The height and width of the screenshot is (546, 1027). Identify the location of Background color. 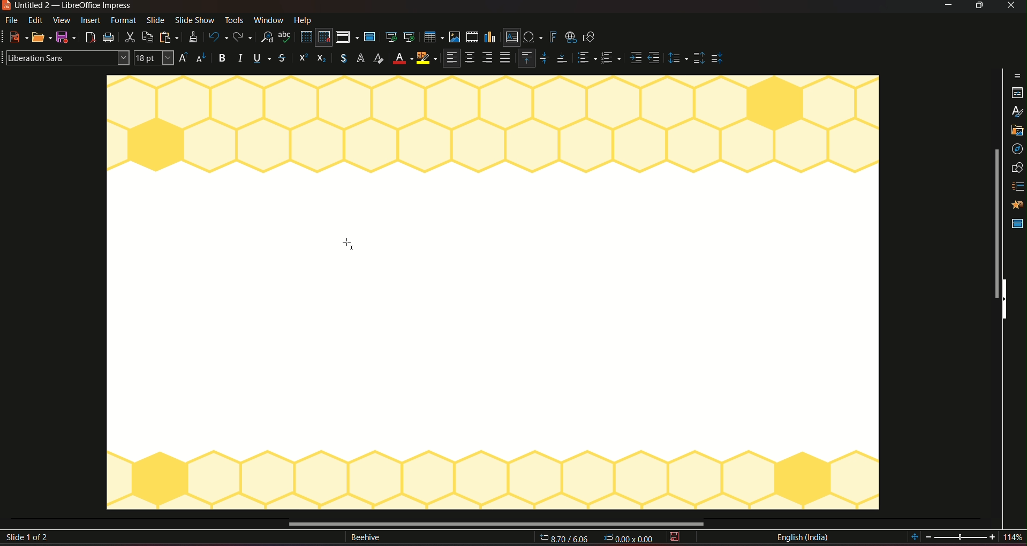
(401, 59).